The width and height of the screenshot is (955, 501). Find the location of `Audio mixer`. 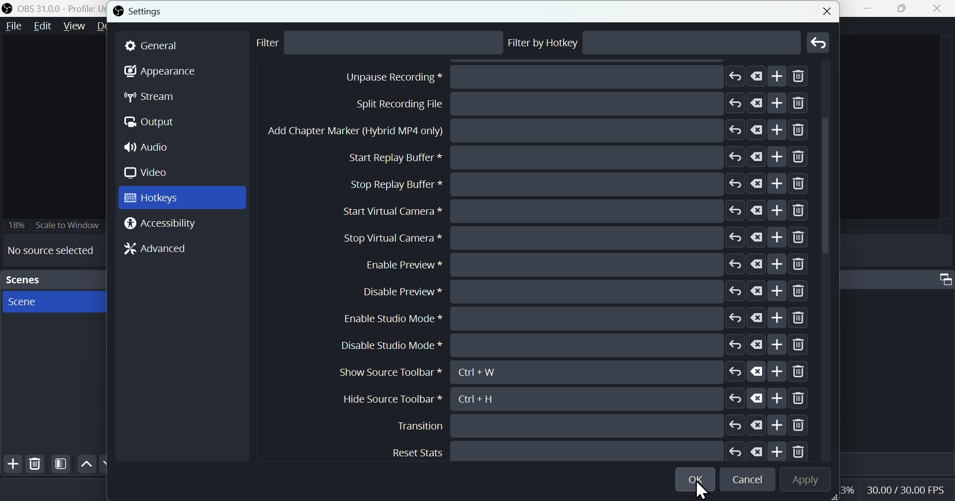

Audio mixer is located at coordinates (943, 277).